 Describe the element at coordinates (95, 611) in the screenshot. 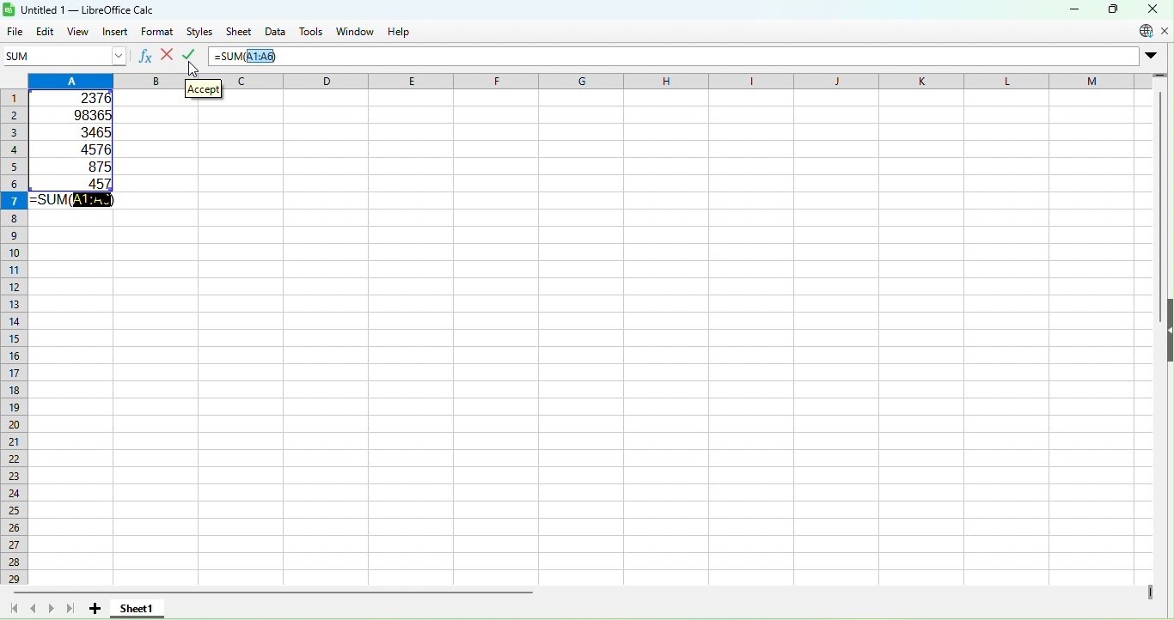

I see `Add new sheet` at that location.